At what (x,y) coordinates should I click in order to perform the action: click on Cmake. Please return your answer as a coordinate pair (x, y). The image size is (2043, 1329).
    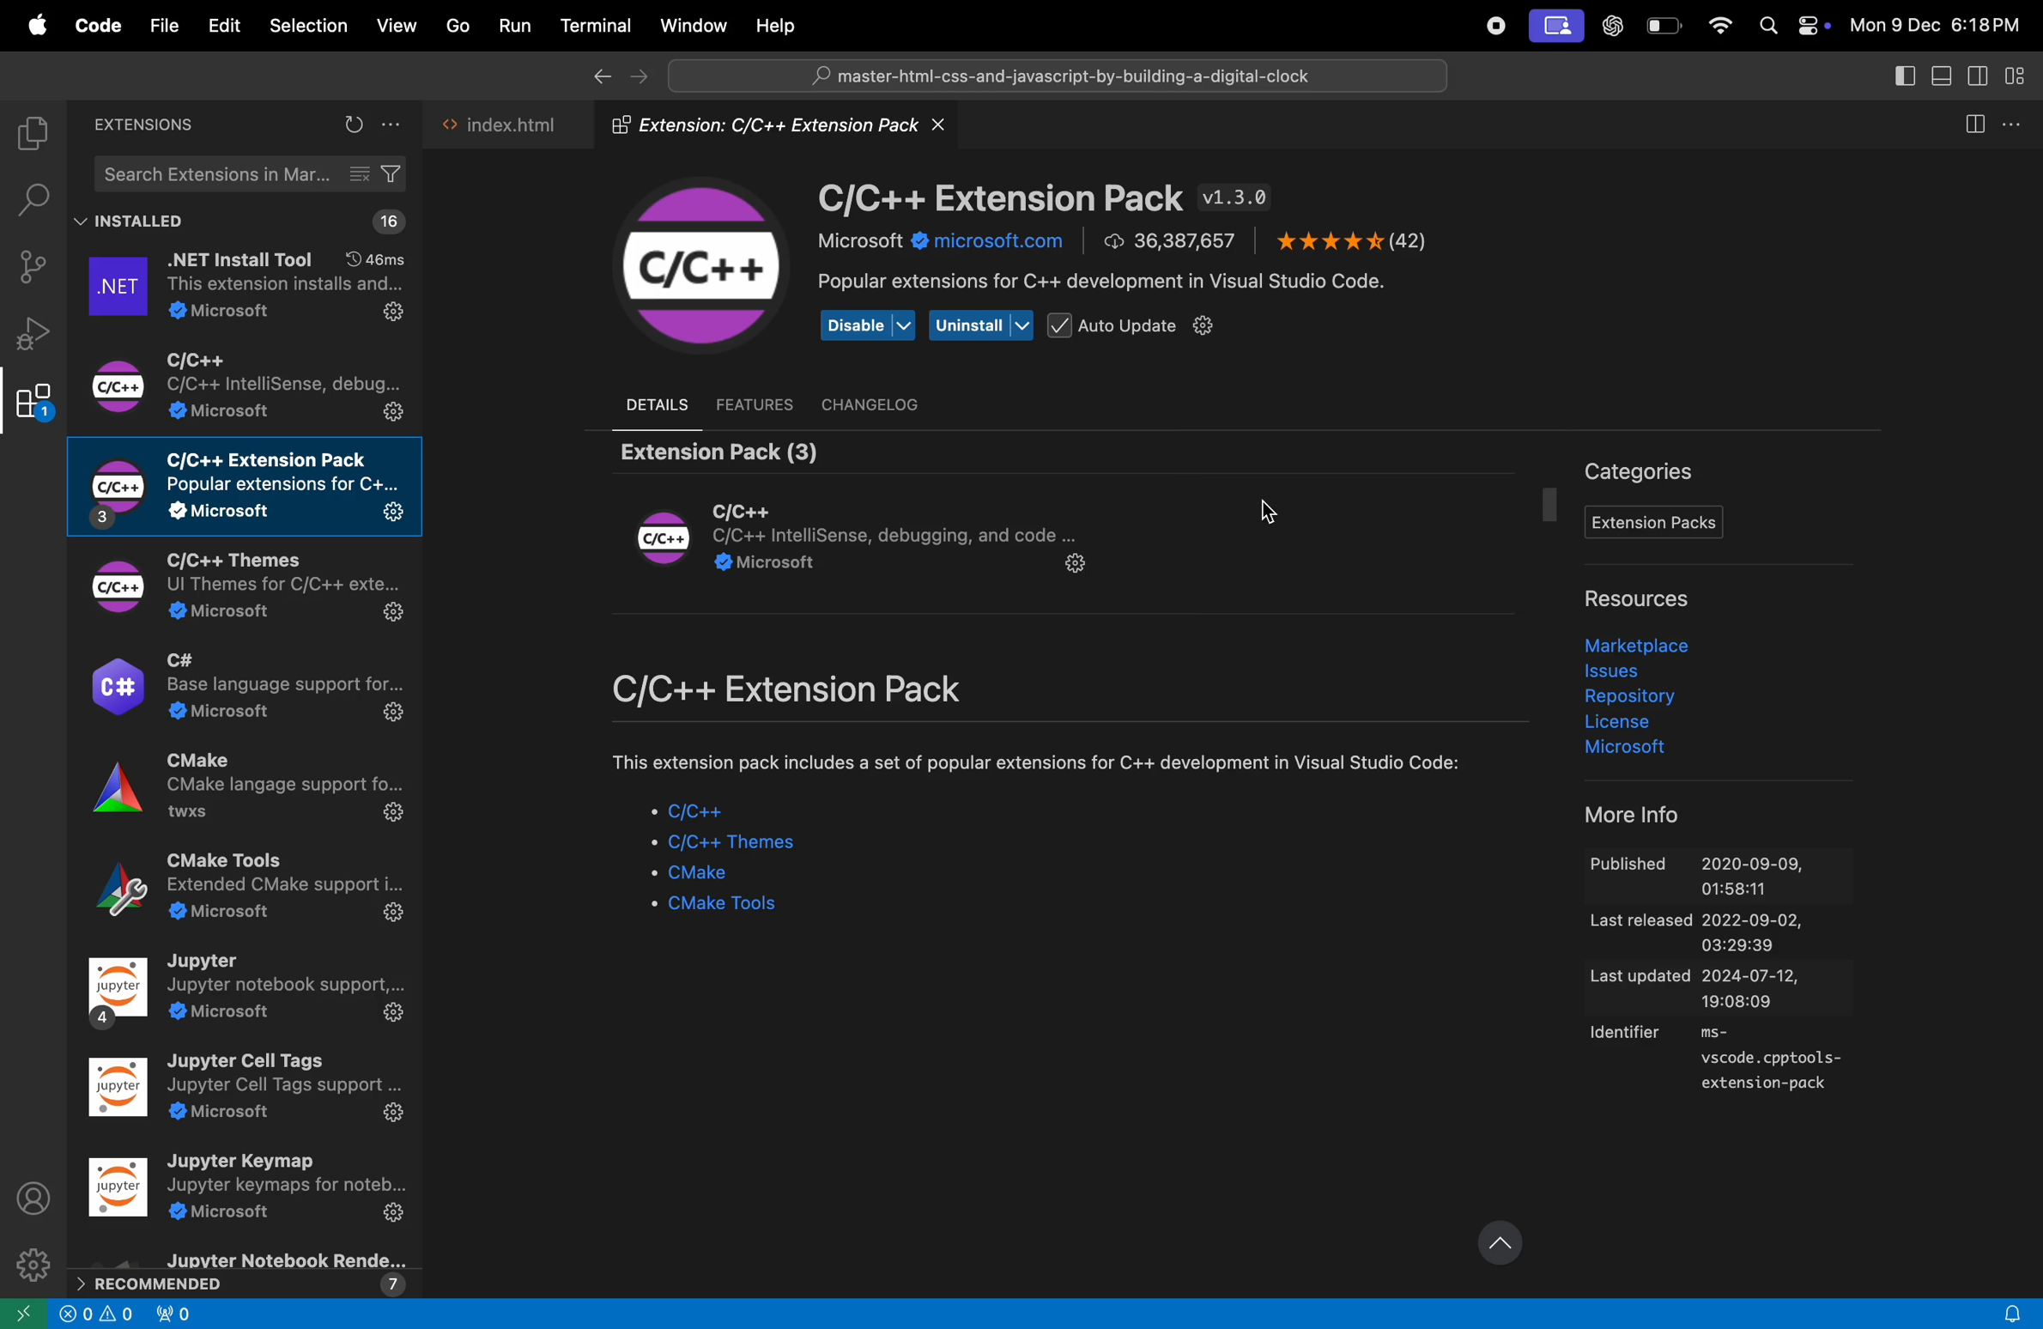
    Looking at the image, I should click on (722, 877).